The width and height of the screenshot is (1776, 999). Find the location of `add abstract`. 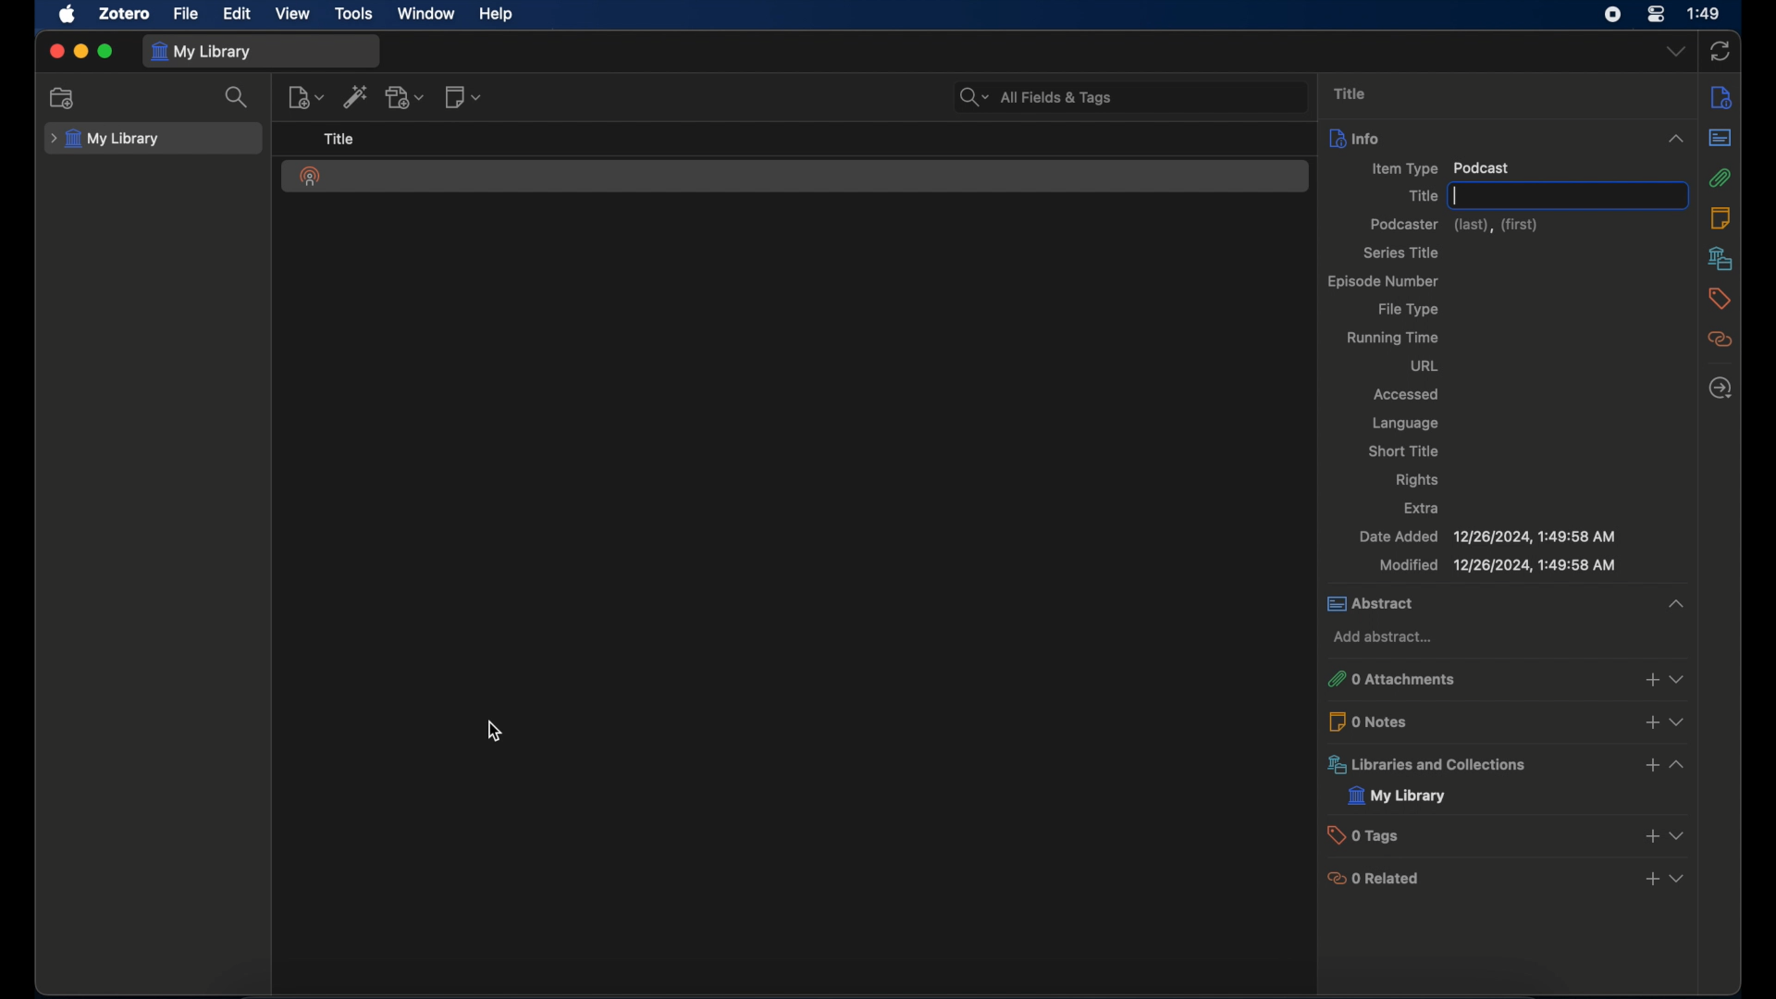

add abstract is located at coordinates (1383, 637).